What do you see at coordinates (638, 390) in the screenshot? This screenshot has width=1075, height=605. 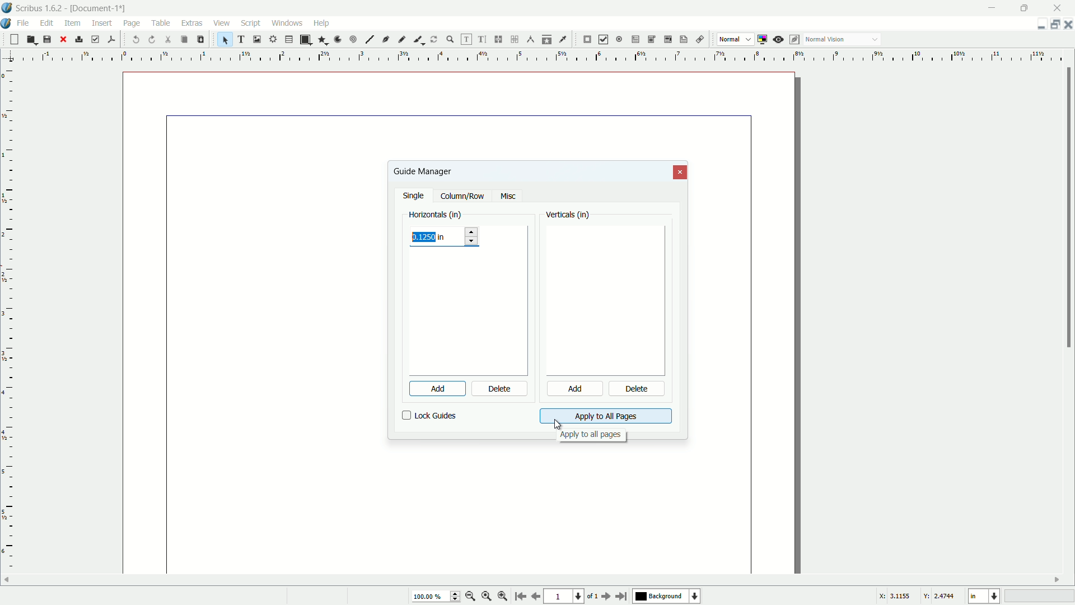 I see `delete` at bounding box center [638, 390].